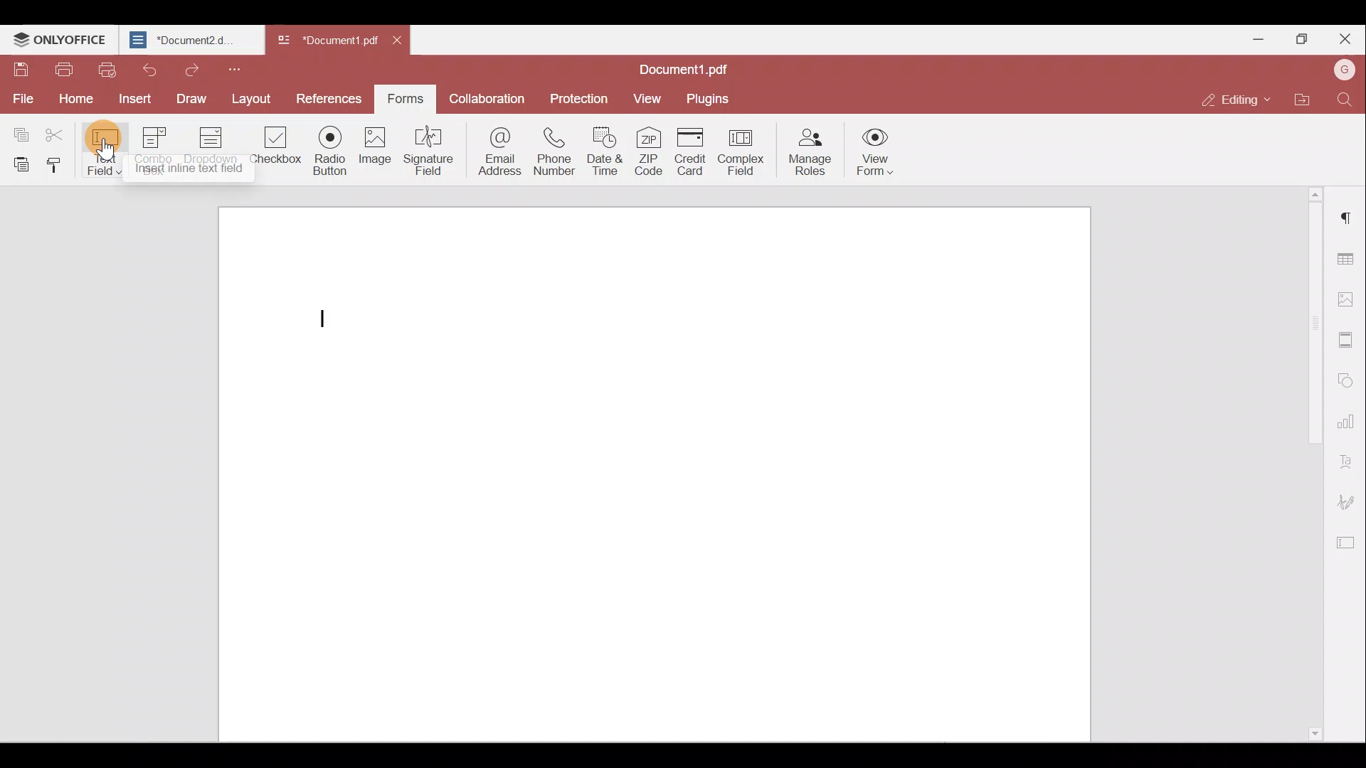 The image size is (1366, 768). Describe the element at coordinates (239, 68) in the screenshot. I see `Customize quick access toolbar` at that location.